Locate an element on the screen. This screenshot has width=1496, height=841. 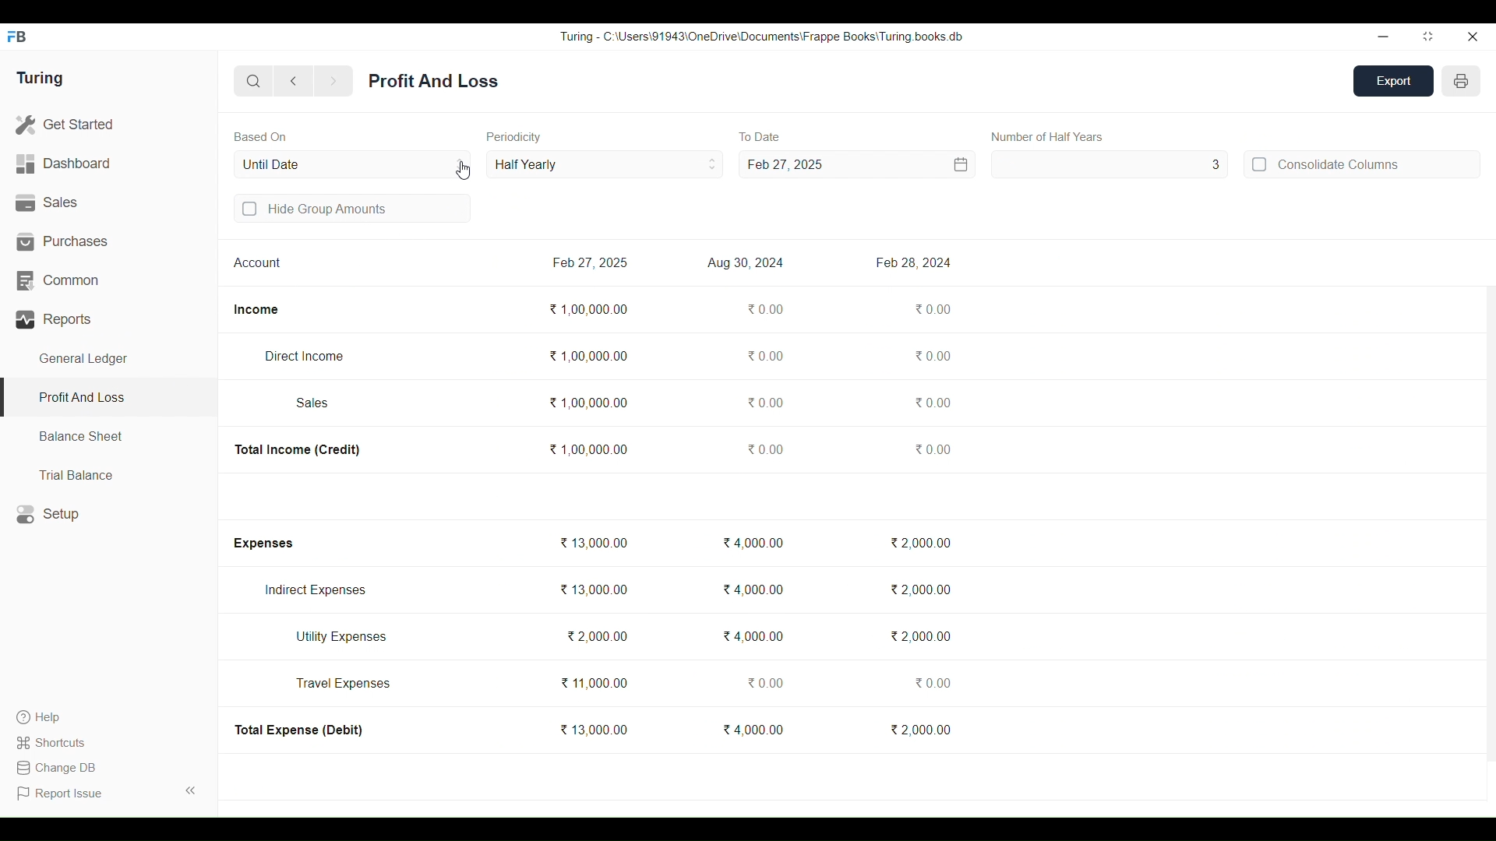
Indirect Expenses is located at coordinates (316, 590).